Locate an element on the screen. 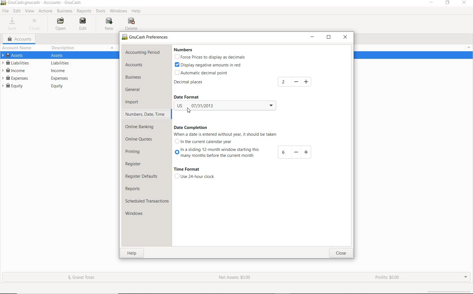 This screenshot has width=473, height=294. NET ASSETS is located at coordinates (235, 279).